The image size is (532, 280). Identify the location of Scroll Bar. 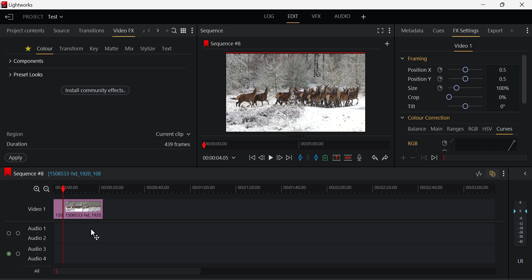
(526, 103).